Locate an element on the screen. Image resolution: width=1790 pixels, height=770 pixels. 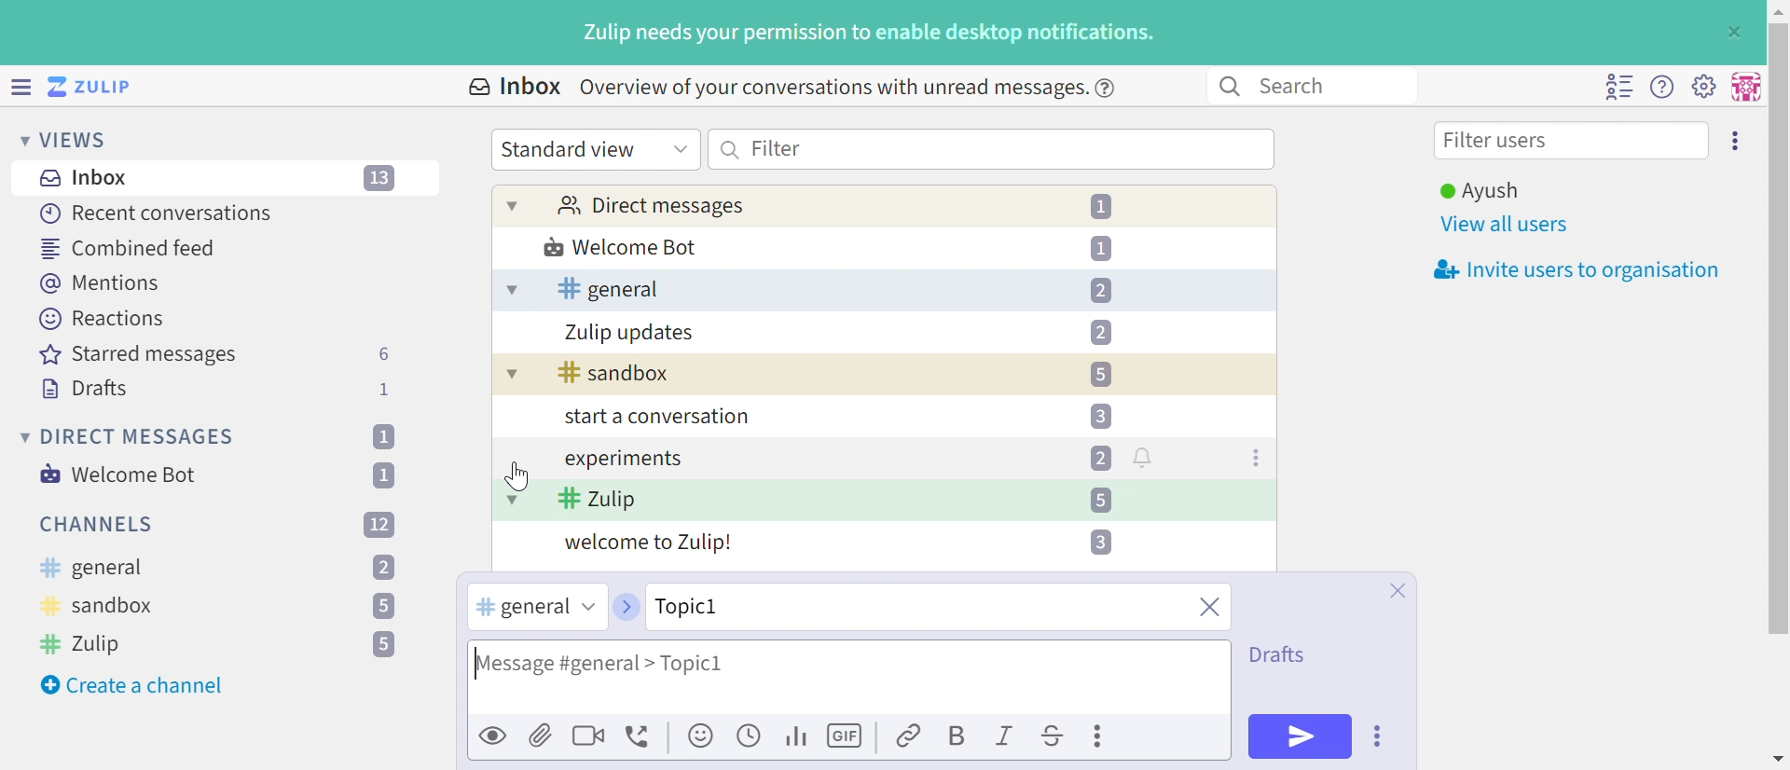
12 is located at coordinates (379, 523).